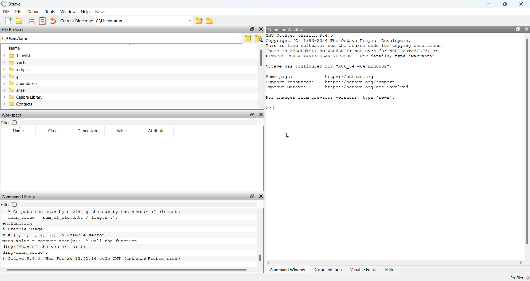 The height and width of the screenshot is (281, 530). Describe the element at coordinates (505, 4) in the screenshot. I see `maximise` at that location.